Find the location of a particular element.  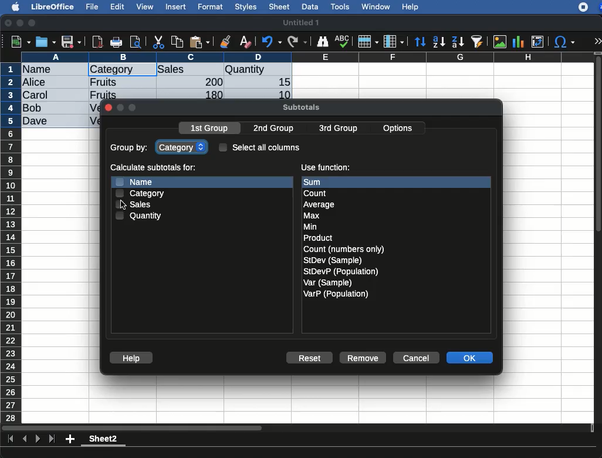

Product is located at coordinates (317, 238).